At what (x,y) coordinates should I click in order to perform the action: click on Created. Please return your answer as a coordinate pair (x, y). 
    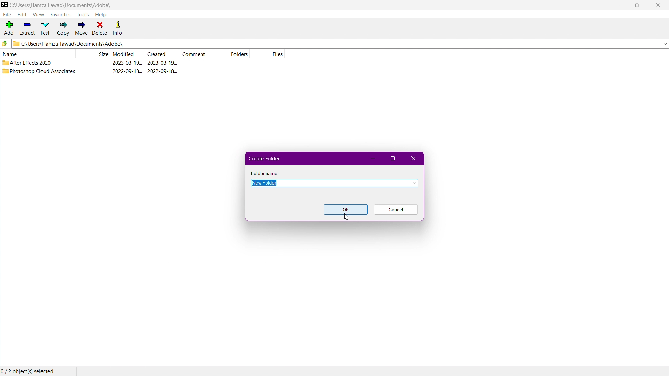
    Looking at the image, I should click on (163, 54).